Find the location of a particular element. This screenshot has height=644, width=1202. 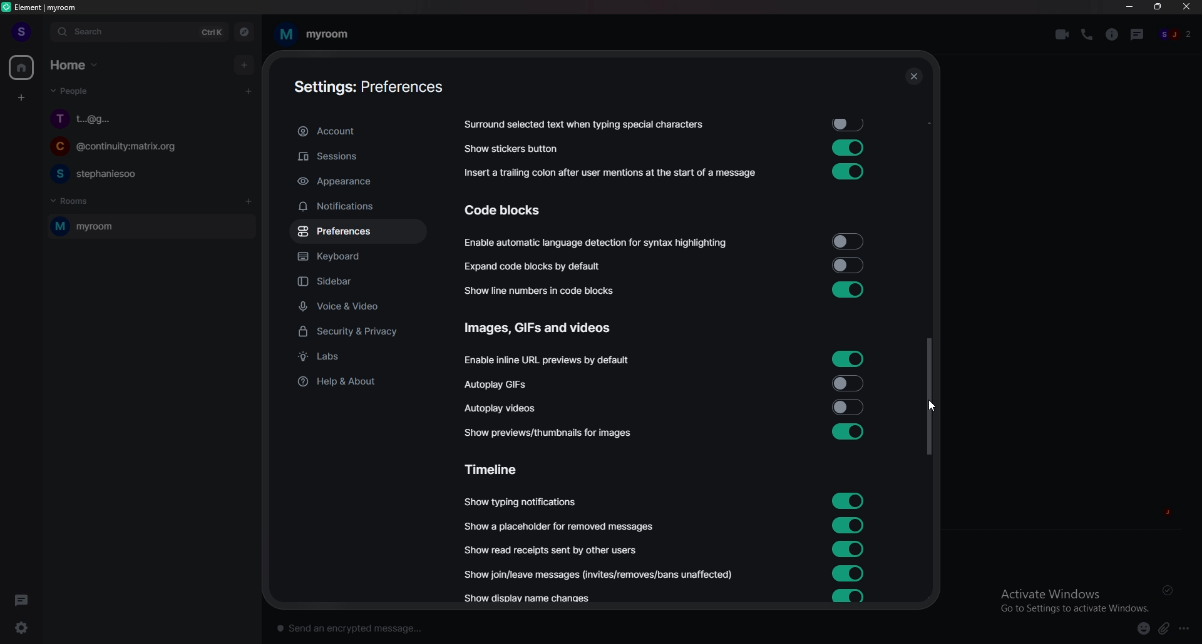

toggle is located at coordinates (848, 358).